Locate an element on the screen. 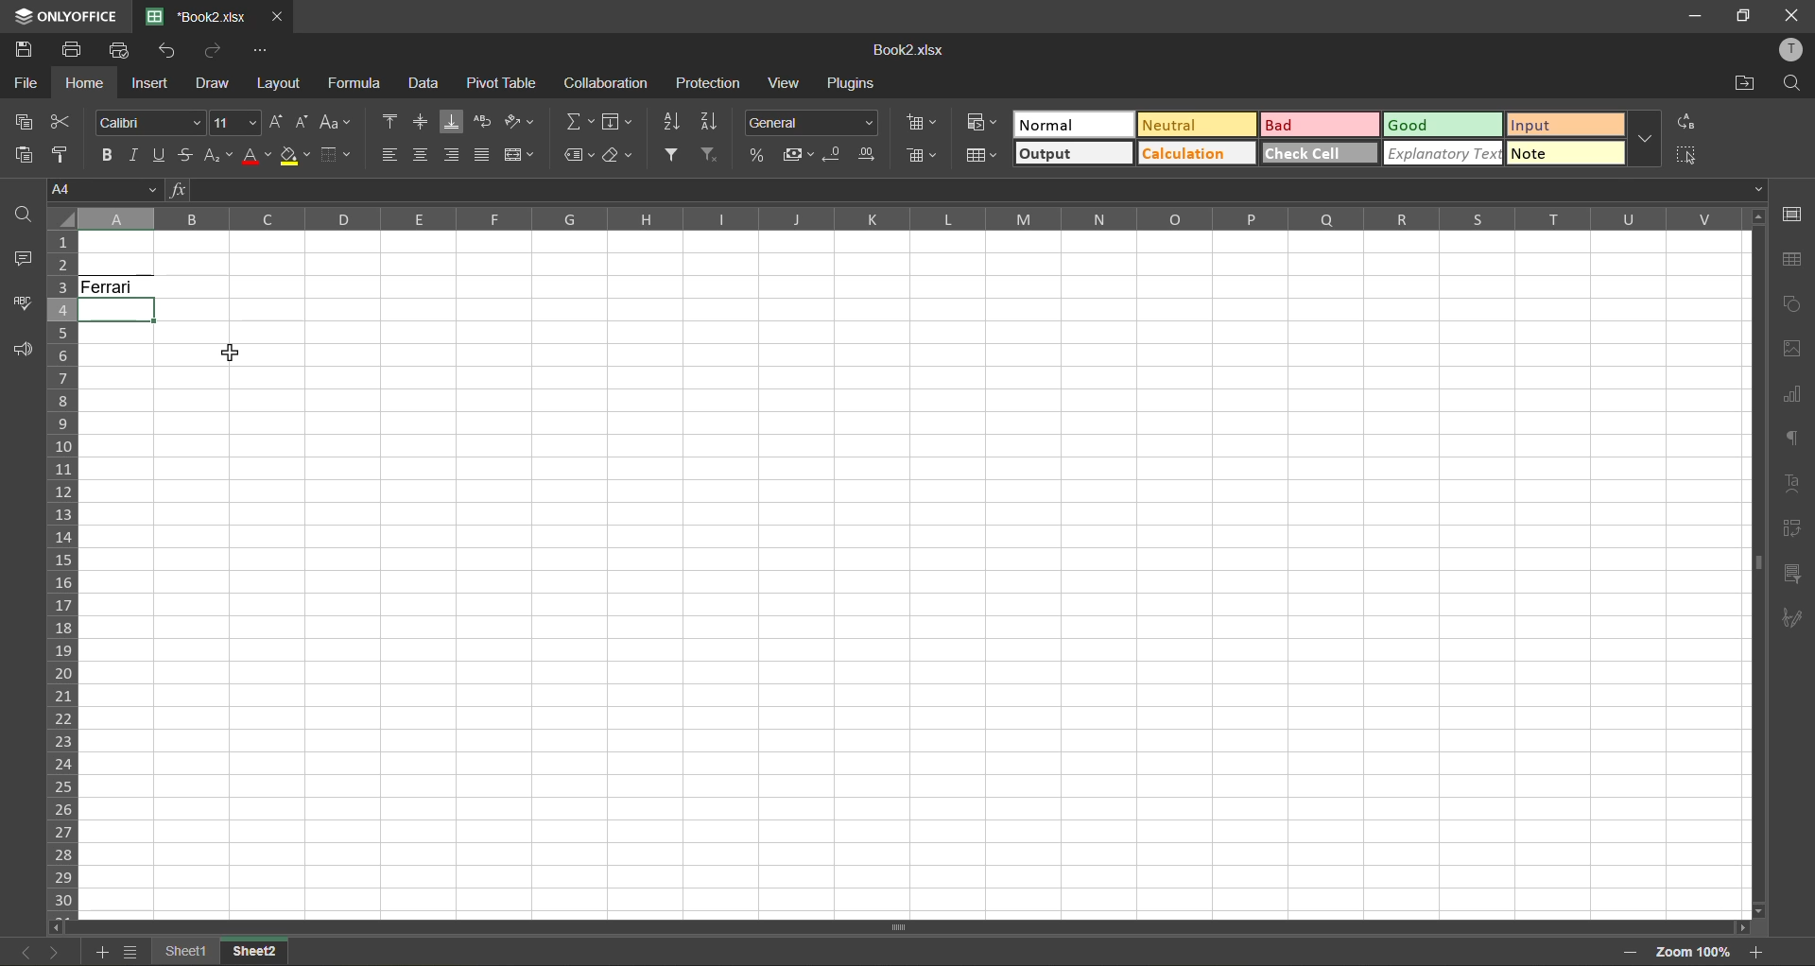  sub/superscript is located at coordinates (216, 159).